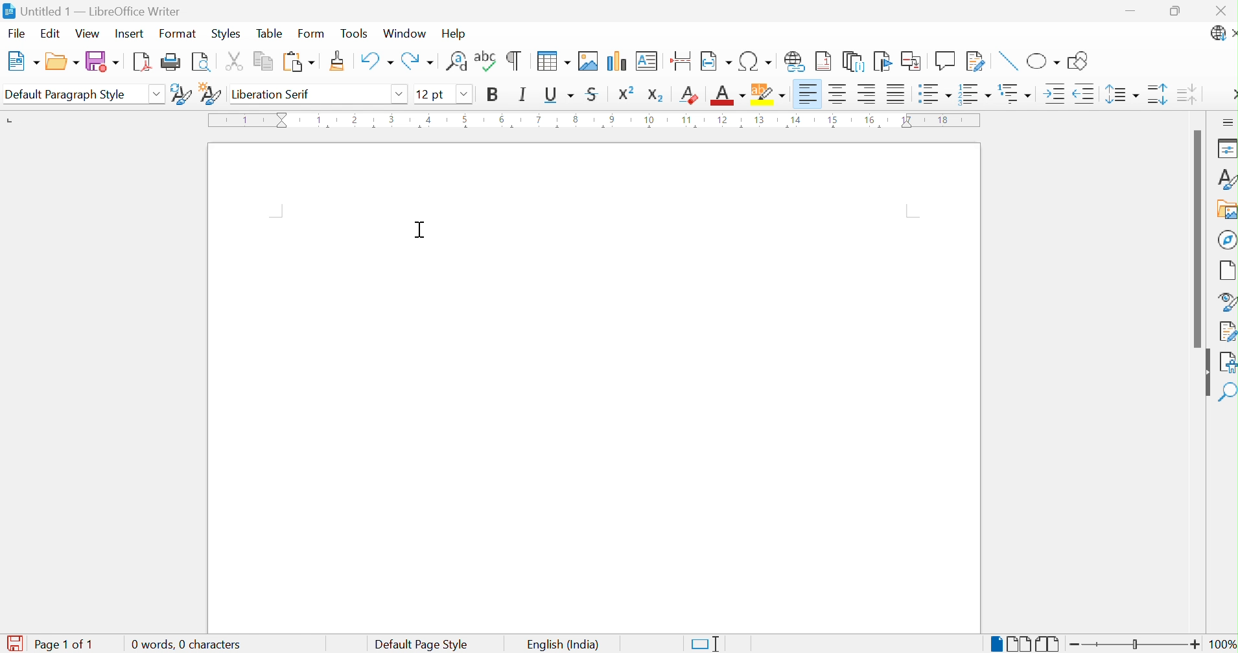 The width and height of the screenshot is (1238, 653). I want to click on Styles, so click(226, 32).